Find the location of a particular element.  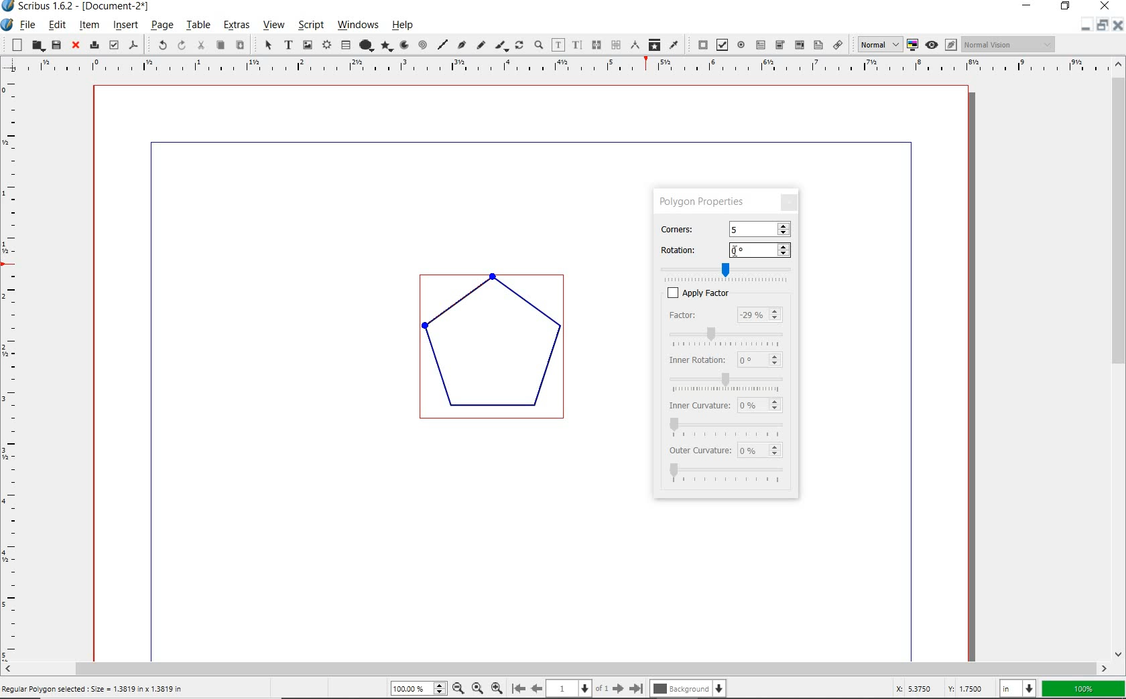

measurements is located at coordinates (636, 45).